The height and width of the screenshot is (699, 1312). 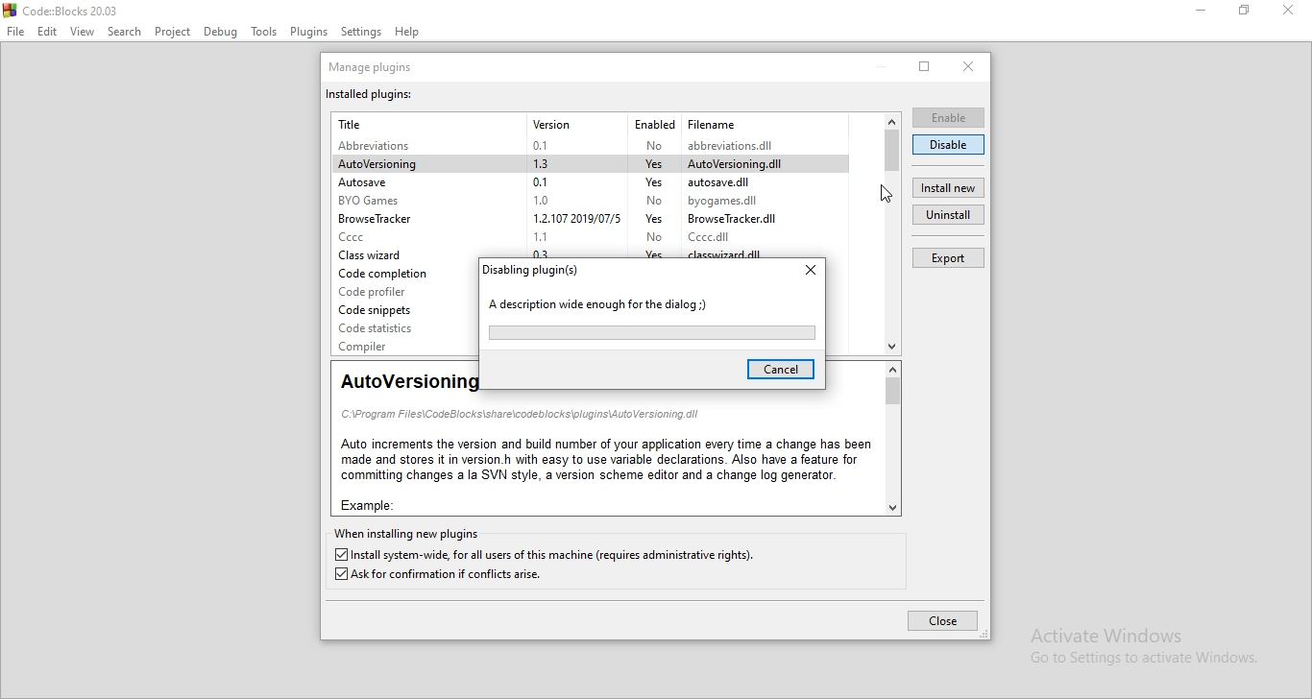 I want to click on A descriptive wide enough for dialog;), so click(x=603, y=306).